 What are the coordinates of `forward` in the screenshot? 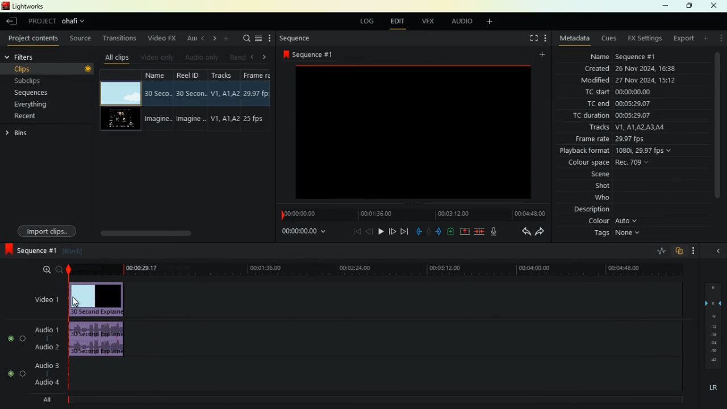 It's located at (392, 231).